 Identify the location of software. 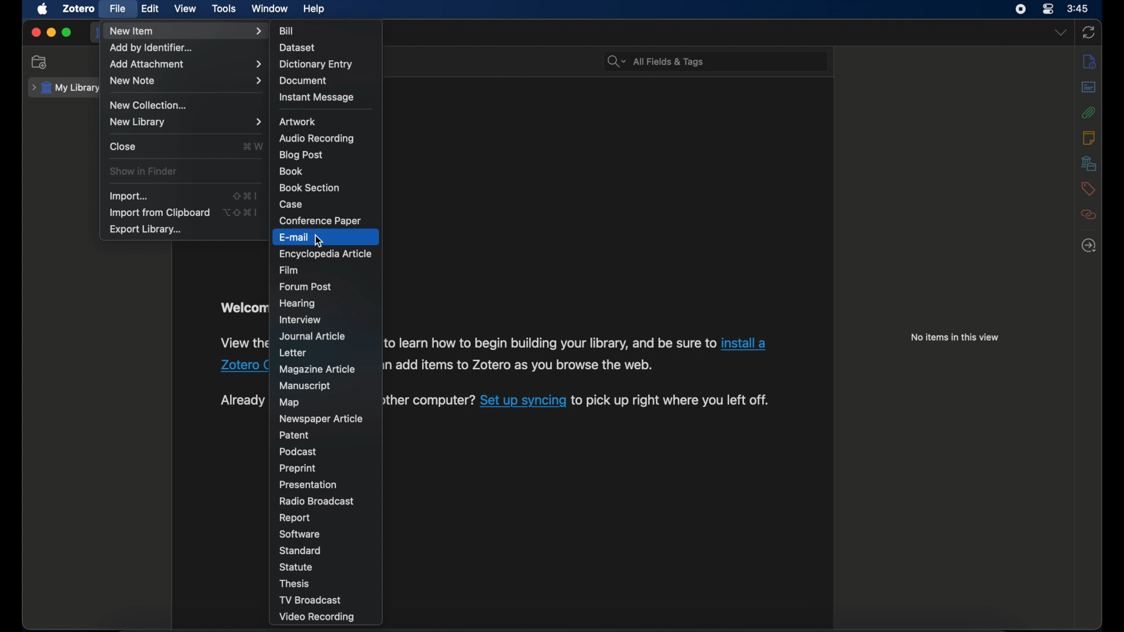
(301, 535).